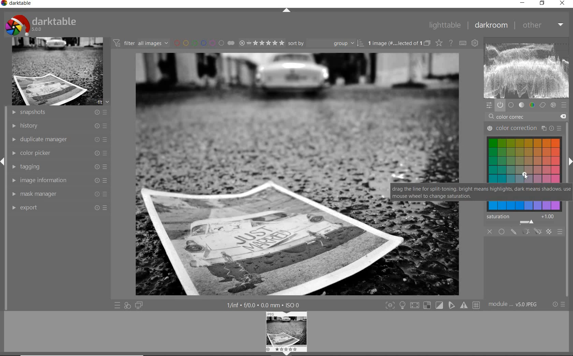 Image resolution: width=573 pixels, height=356 pixels. I want to click on mask manager, so click(60, 193).